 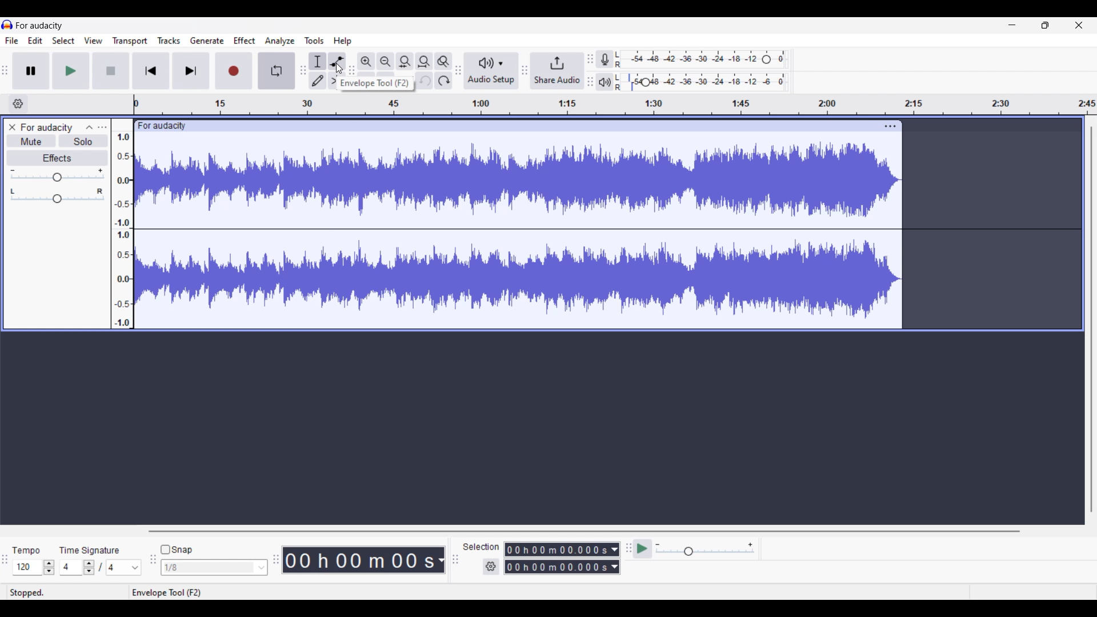 What do you see at coordinates (491, 71) in the screenshot?
I see `Audio setup` at bounding box center [491, 71].